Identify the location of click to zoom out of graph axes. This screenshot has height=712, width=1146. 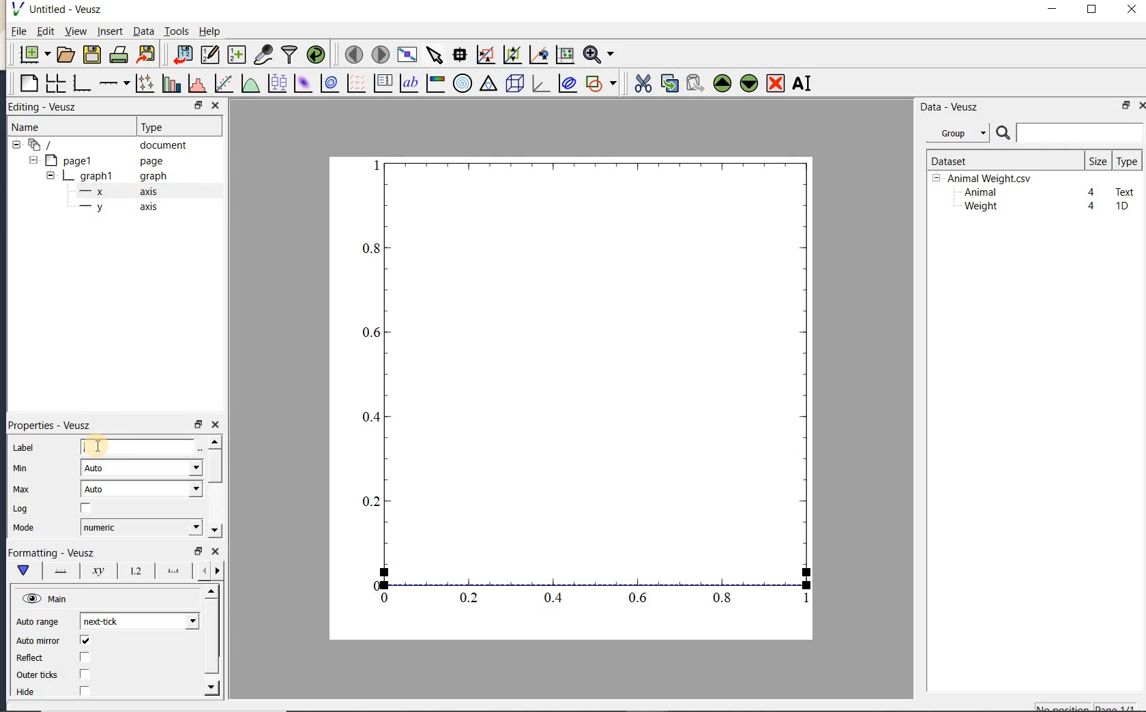
(513, 54).